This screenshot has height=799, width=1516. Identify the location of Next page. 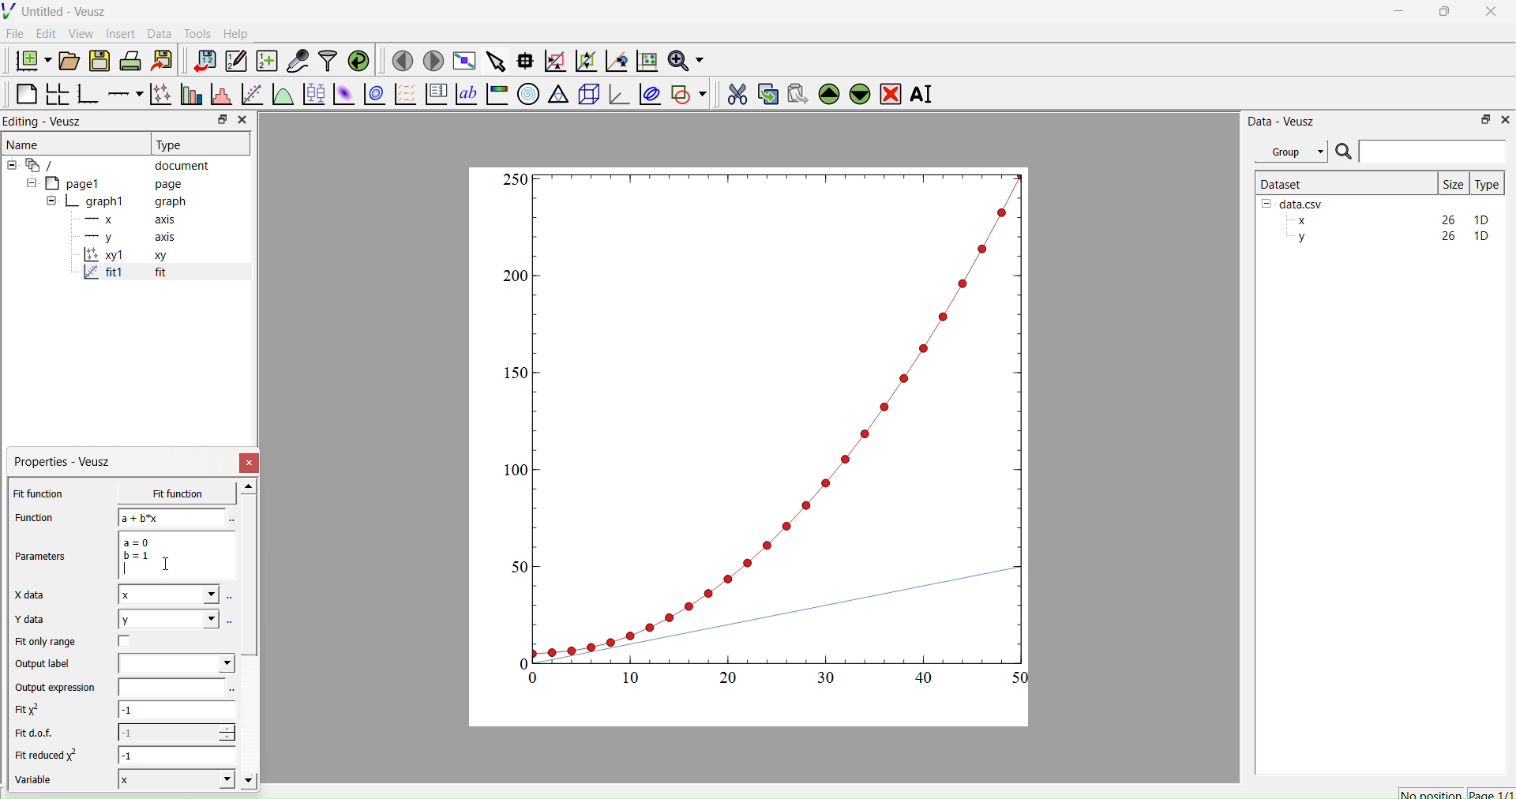
(429, 61).